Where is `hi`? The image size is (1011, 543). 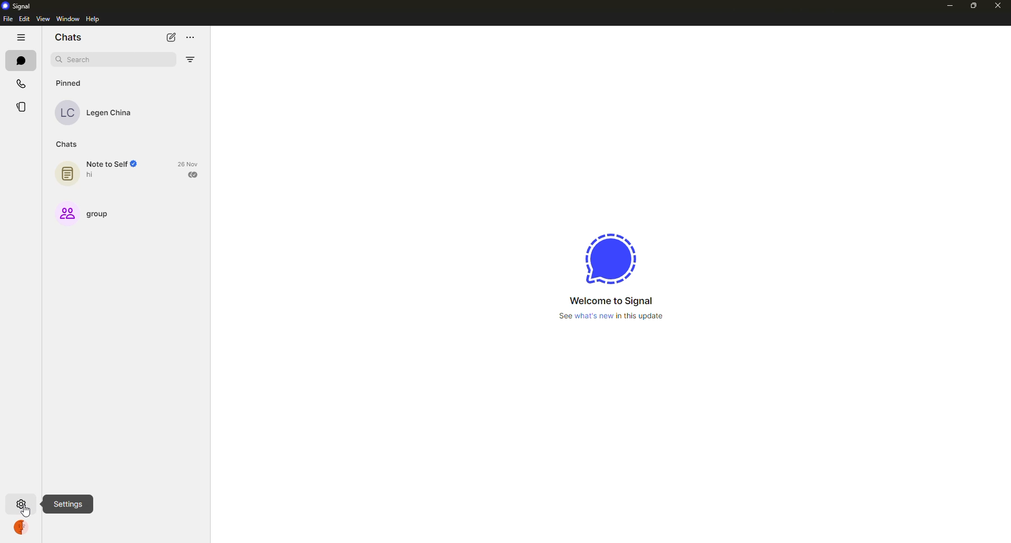 hi is located at coordinates (92, 175).